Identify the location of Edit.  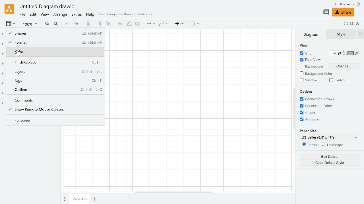
(33, 15).